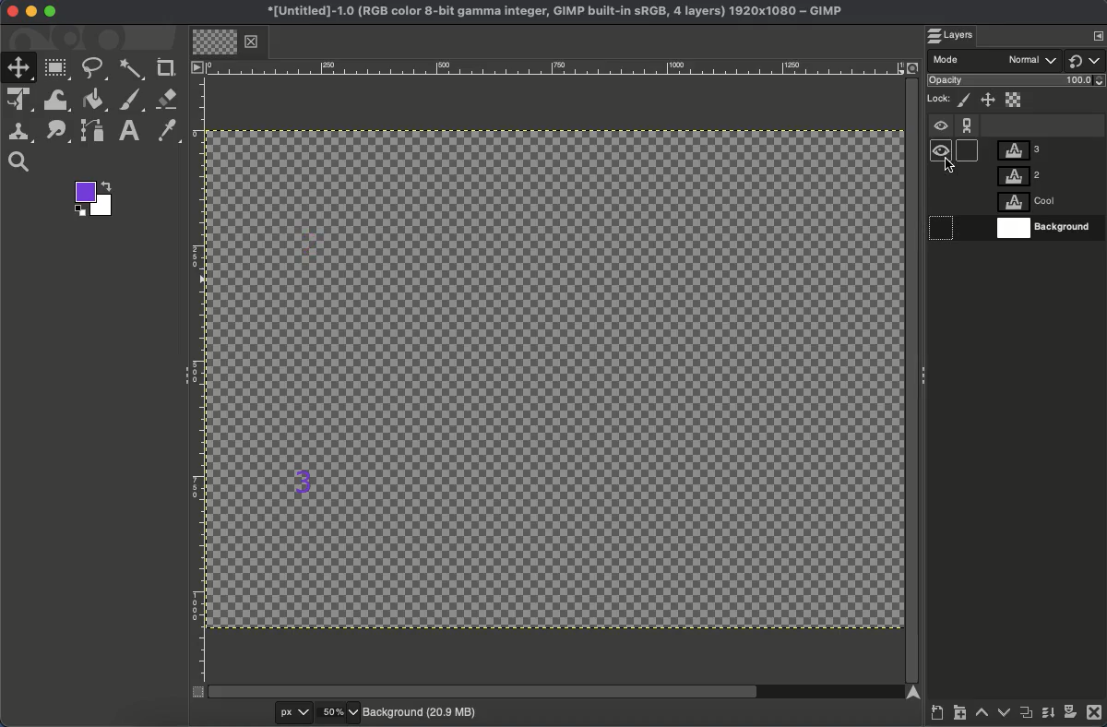 Image resolution: width=1107 pixels, height=727 pixels. I want to click on Create new layer group, so click(960, 716).